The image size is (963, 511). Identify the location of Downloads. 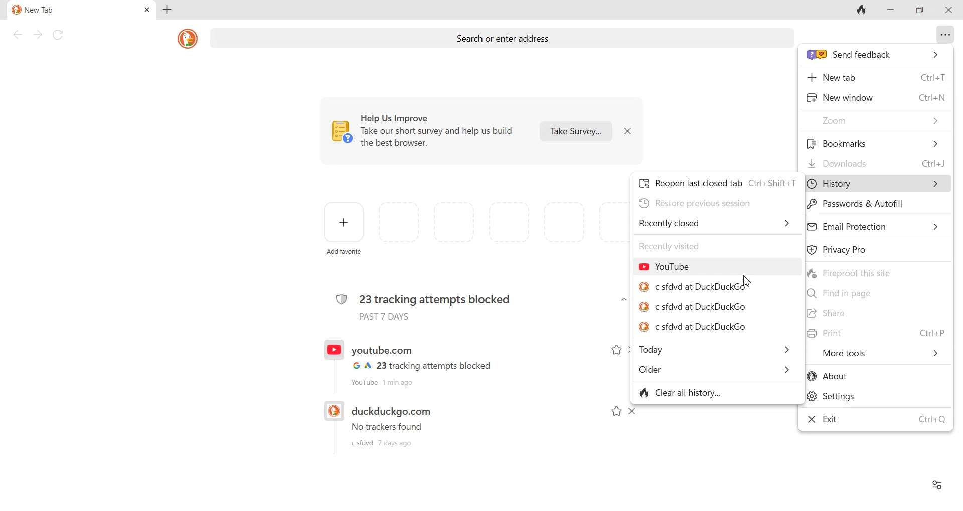
(875, 164).